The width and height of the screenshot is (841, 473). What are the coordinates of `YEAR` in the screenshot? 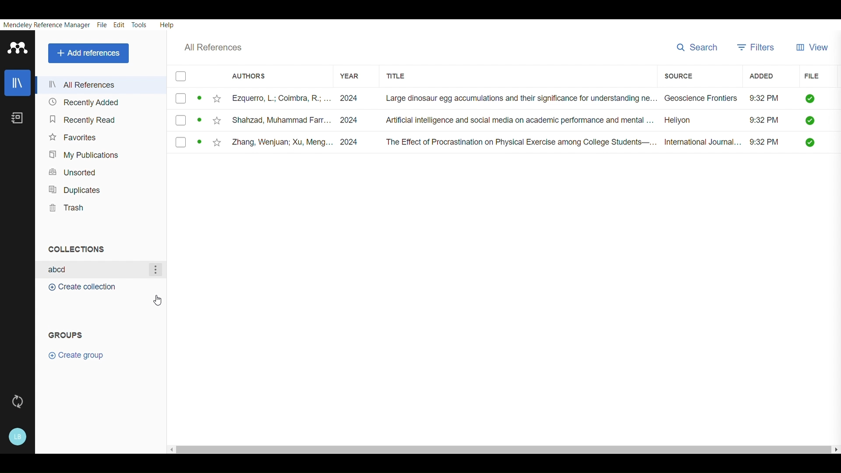 It's located at (346, 72).